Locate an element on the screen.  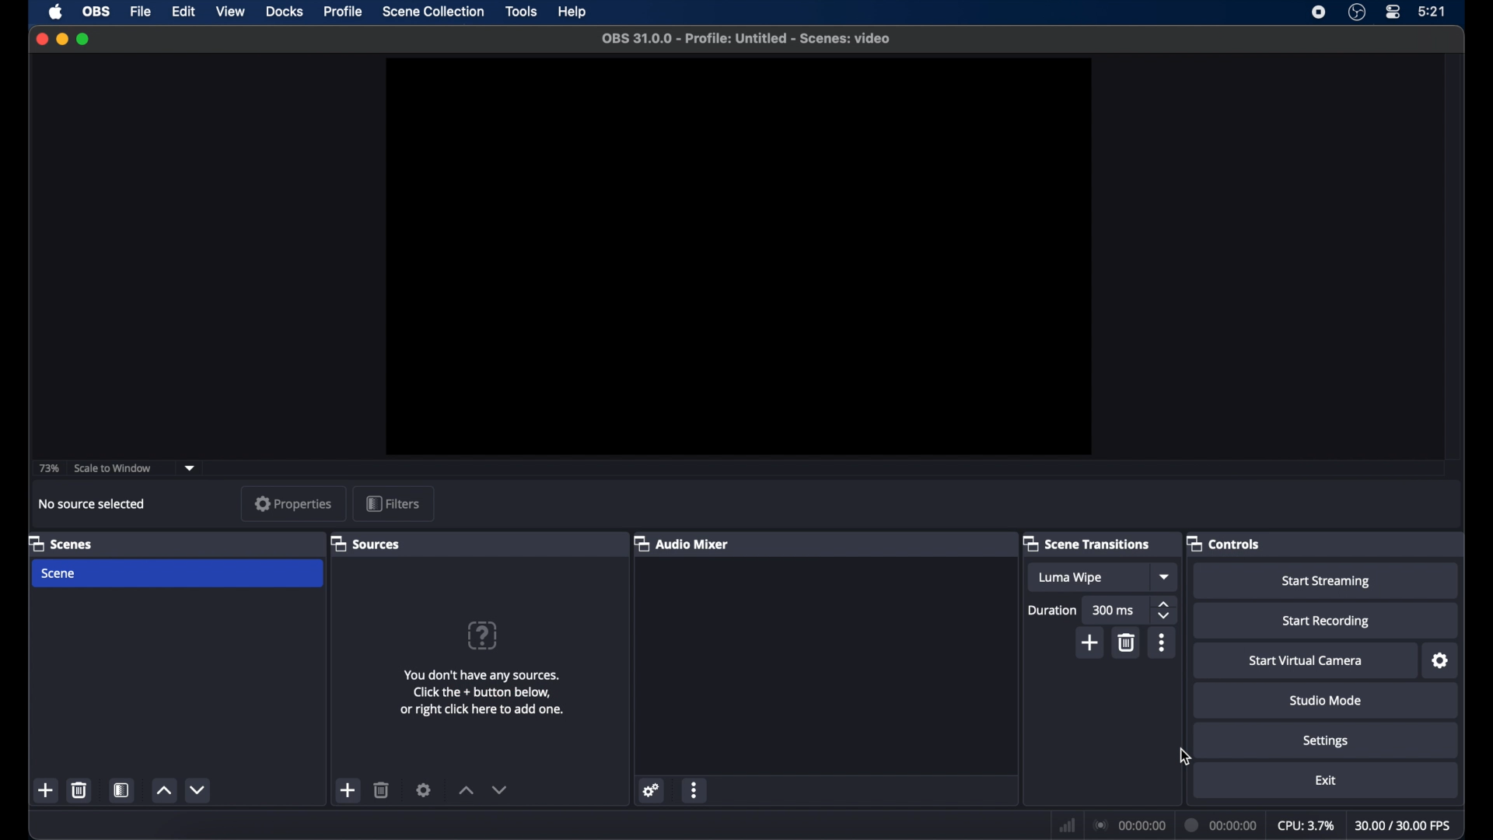
cpu is located at coordinates (1305, 826).